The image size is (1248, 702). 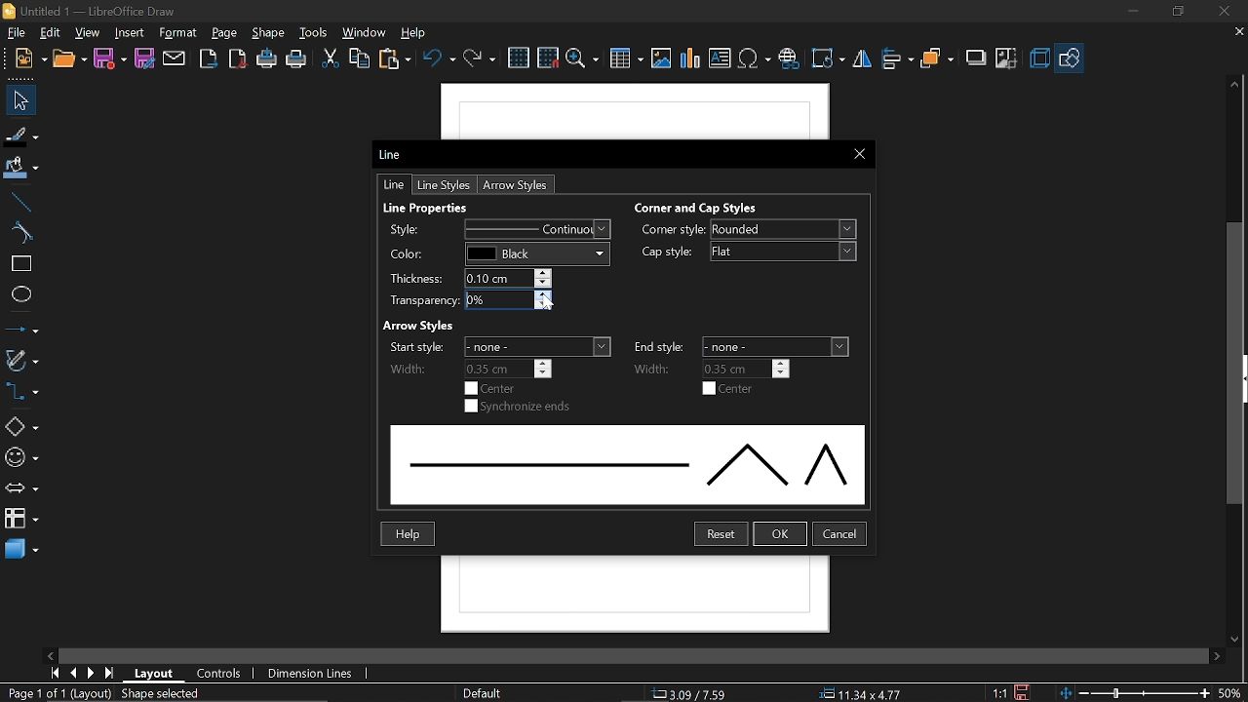 What do you see at coordinates (840, 533) in the screenshot?
I see `Cancel` at bounding box center [840, 533].